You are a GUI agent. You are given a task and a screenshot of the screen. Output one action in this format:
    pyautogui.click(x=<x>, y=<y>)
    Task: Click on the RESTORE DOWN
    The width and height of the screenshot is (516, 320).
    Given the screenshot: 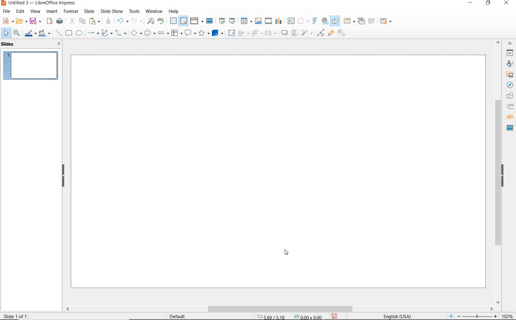 What is the action you would take?
    pyautogui.click(x=489, y=3)
    